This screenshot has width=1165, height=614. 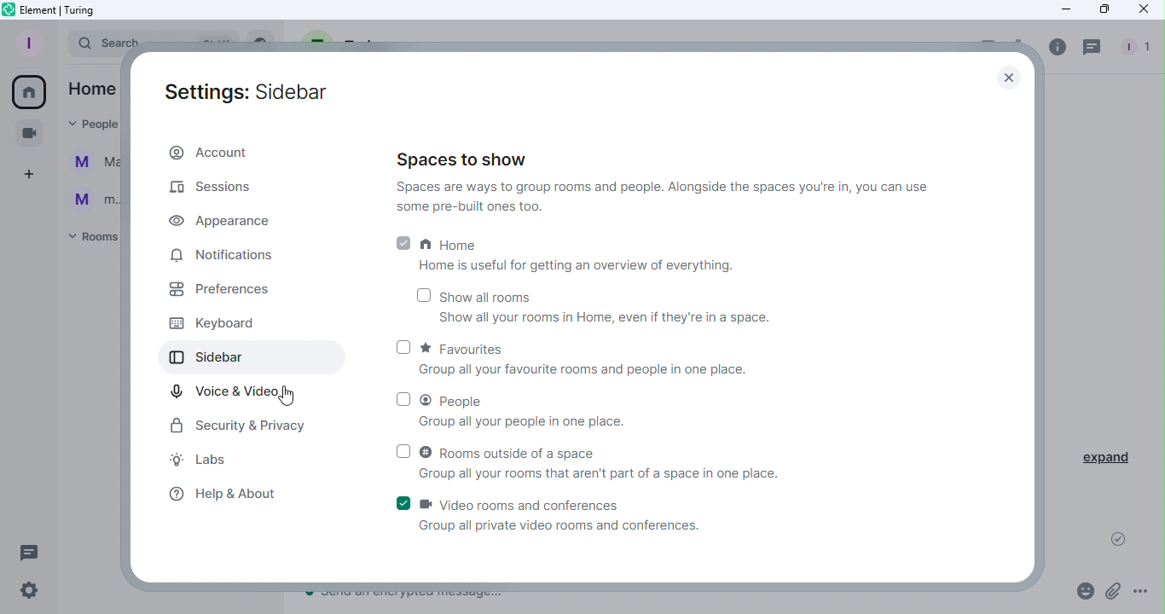 What do you see at coordinates (97, 199) in the screenshot?
I see `m...@t...` at bounding box center [97, 199].